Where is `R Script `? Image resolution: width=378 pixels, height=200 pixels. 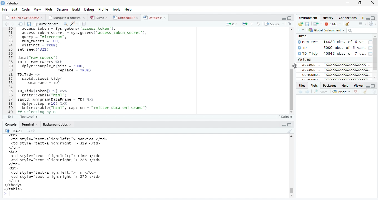
R Script  is located at coordinates (285, 117).